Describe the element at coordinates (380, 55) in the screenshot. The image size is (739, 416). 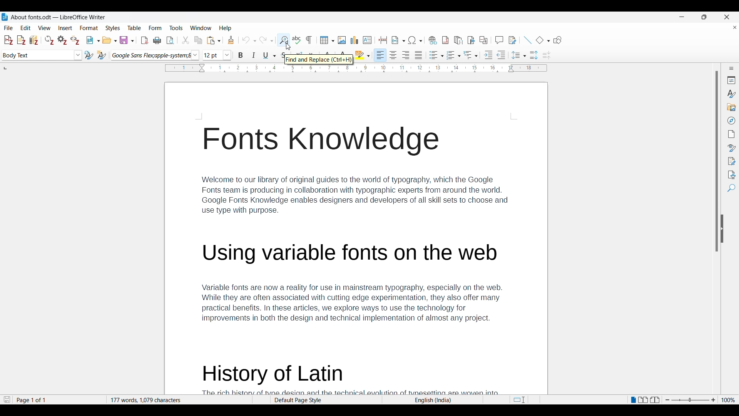
I see `Align left, current selection, highlighted` at that location.